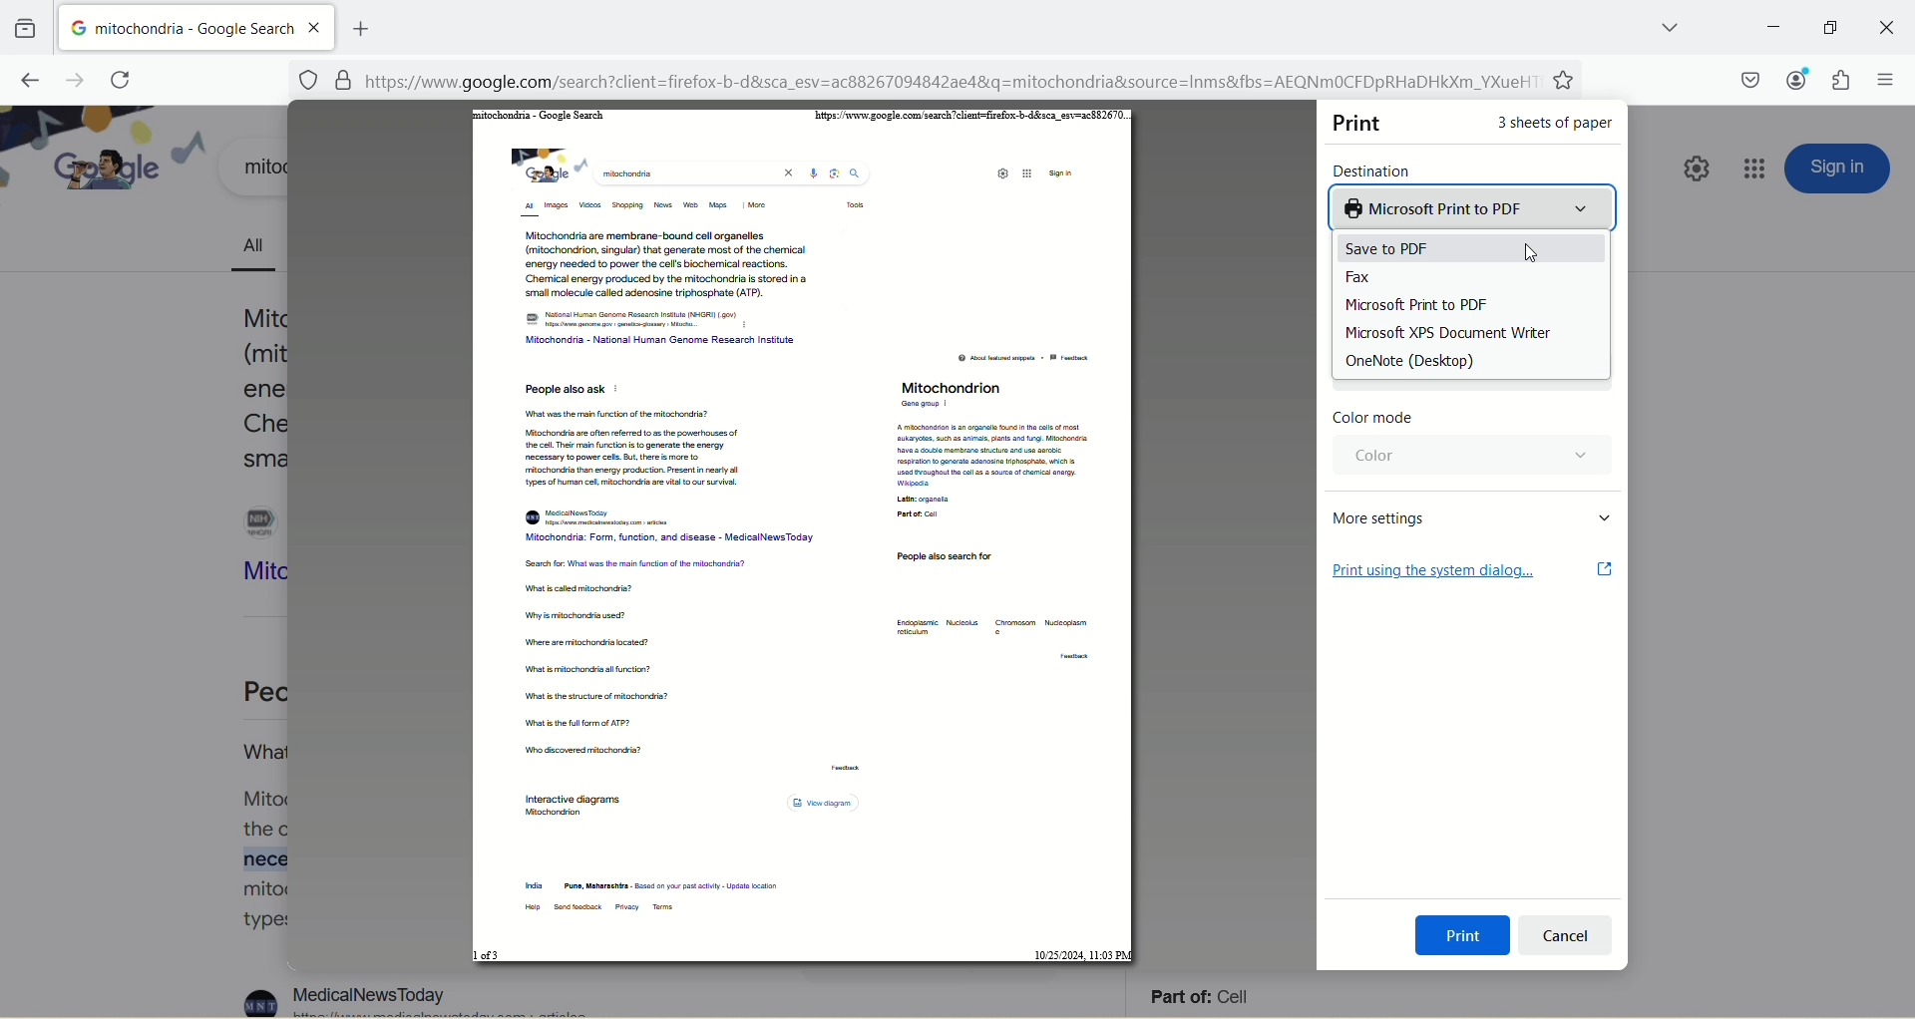 The width and height of the screenshot is (1915, 1019). What do you see at coordinates (1845, 80) in the screenshot?
I see `extension` at bounding box center [1845, 80].